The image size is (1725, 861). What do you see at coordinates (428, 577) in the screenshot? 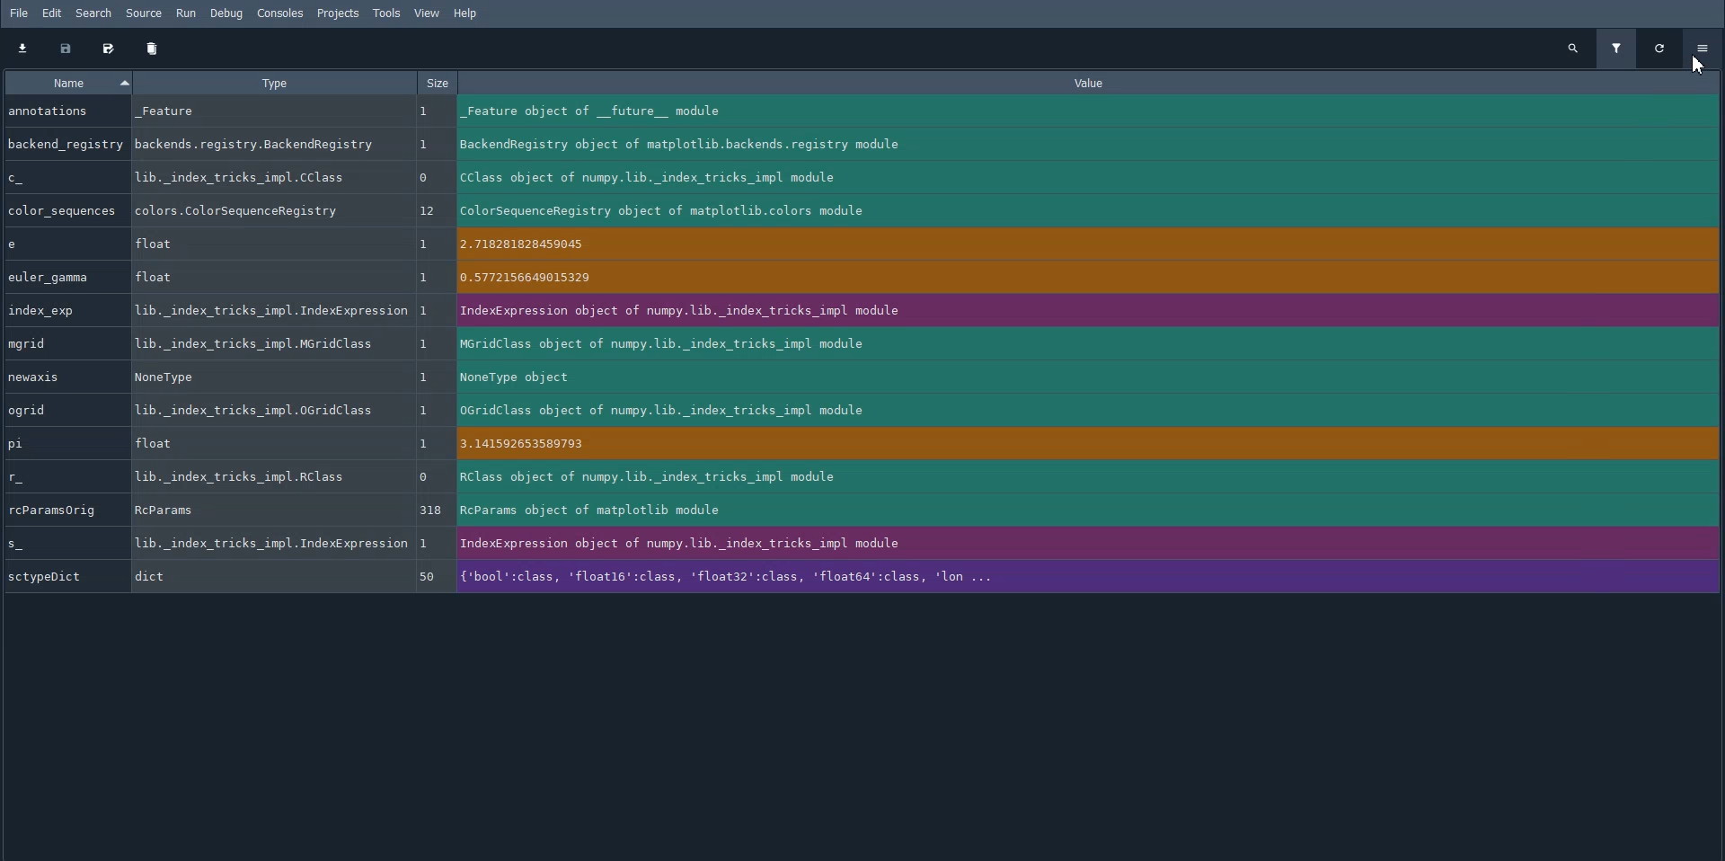
I see `50` at bounding box center [428, 577].